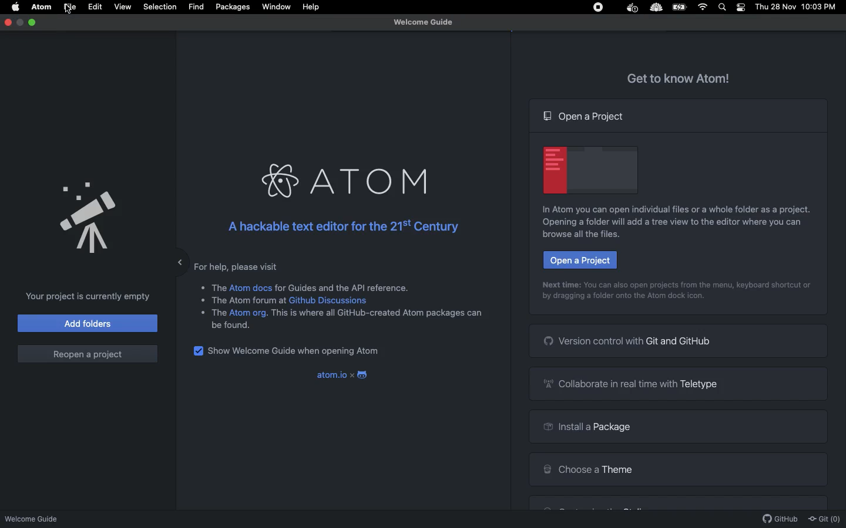 This screenshot has height=528, width=846. I want to click on Packages, so click(233, 8).